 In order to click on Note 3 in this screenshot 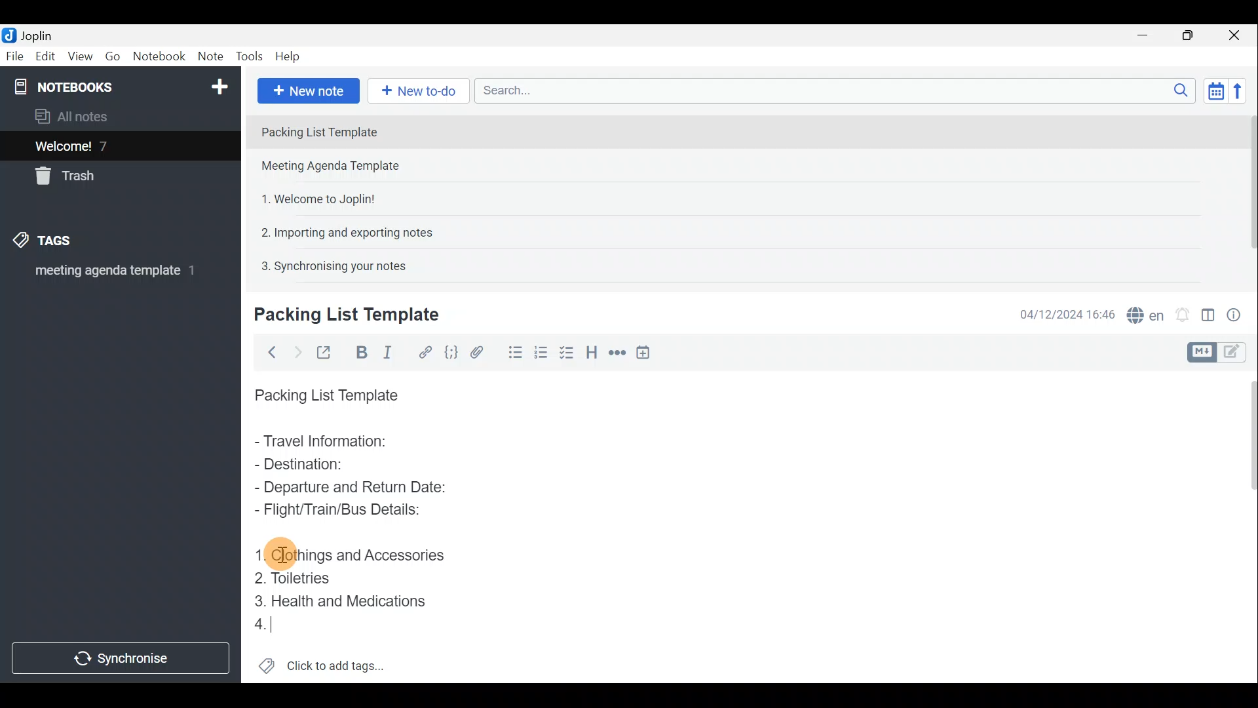, I will do `click(313, 197)`.